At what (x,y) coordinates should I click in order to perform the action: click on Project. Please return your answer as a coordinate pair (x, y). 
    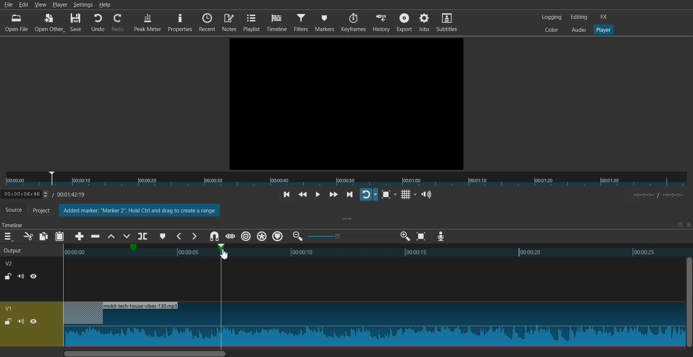
    Looking at the image, I should click on (45, 211).